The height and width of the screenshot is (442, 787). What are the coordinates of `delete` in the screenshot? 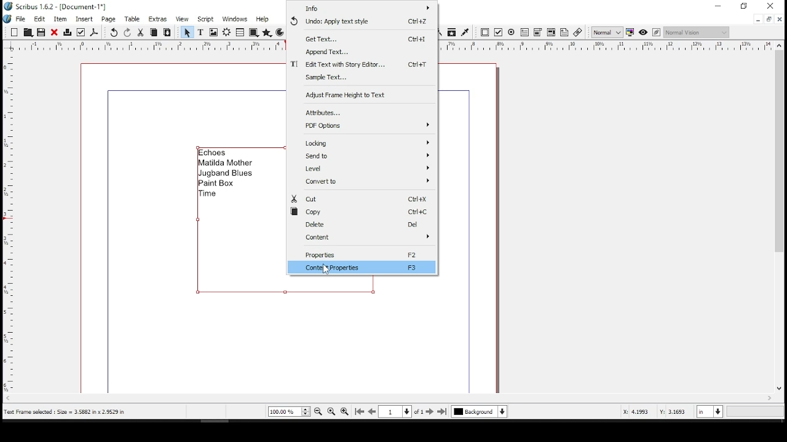 It's located at (363, 225).